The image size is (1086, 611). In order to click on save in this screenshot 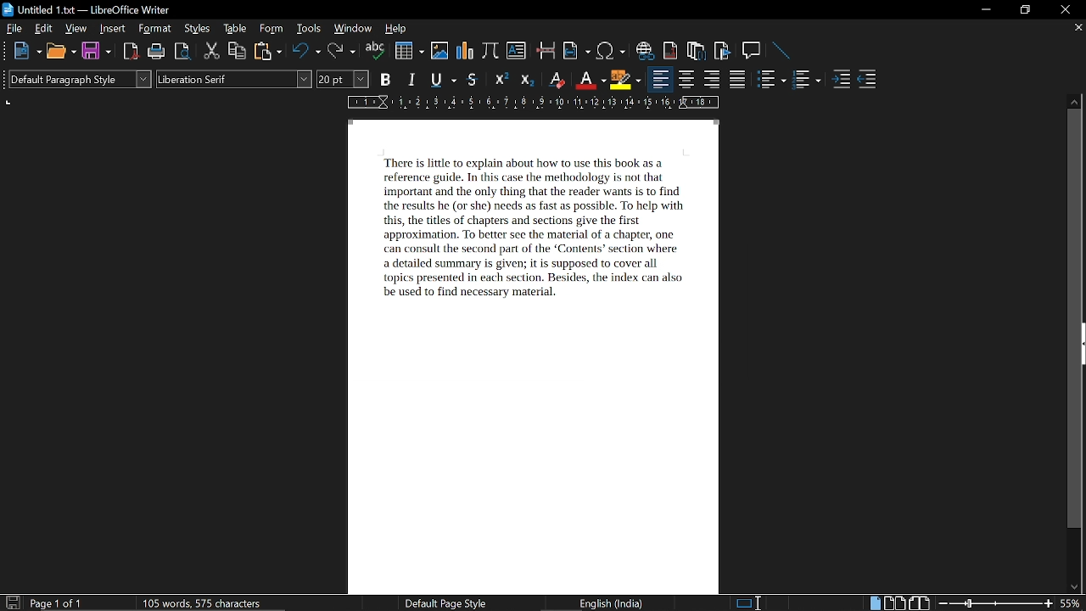, I will do `click(12, 602)`.